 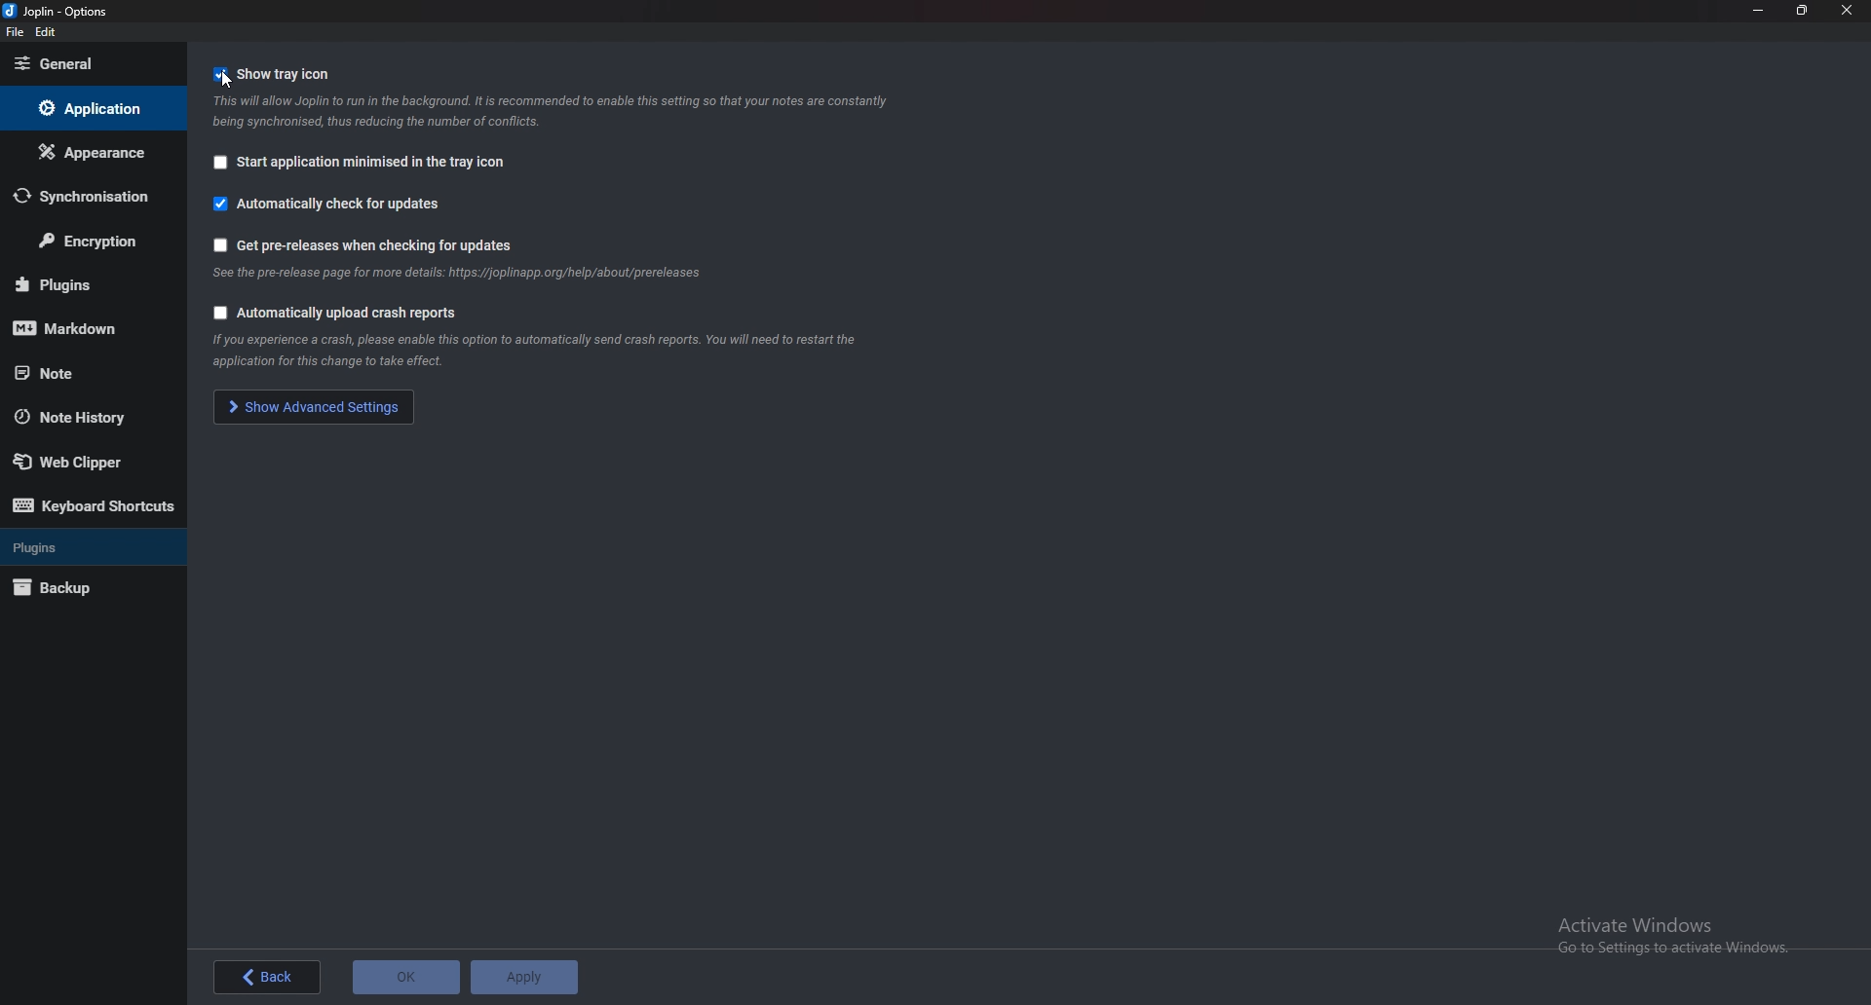 I want to click on Checkbox , so click(x=216, y=204).